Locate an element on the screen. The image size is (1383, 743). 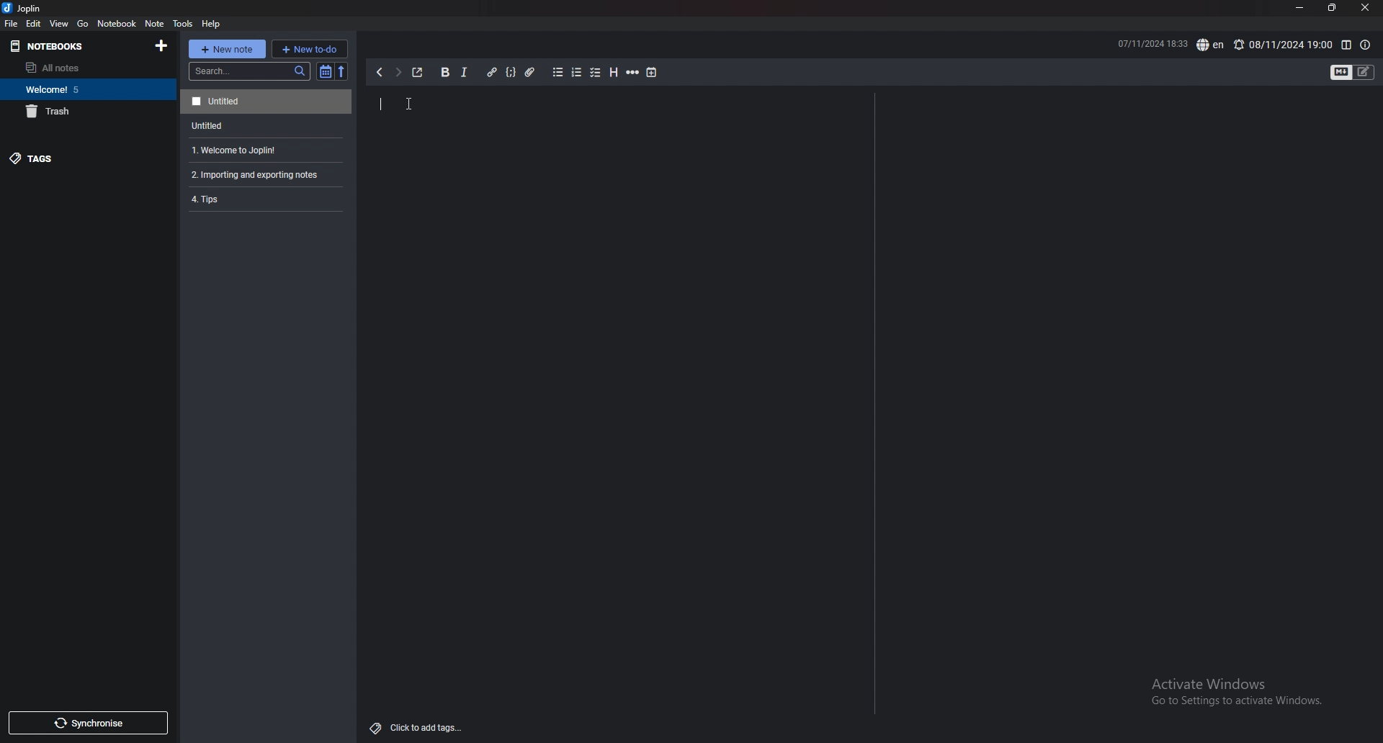
edit is located at coordinates (34, 23).